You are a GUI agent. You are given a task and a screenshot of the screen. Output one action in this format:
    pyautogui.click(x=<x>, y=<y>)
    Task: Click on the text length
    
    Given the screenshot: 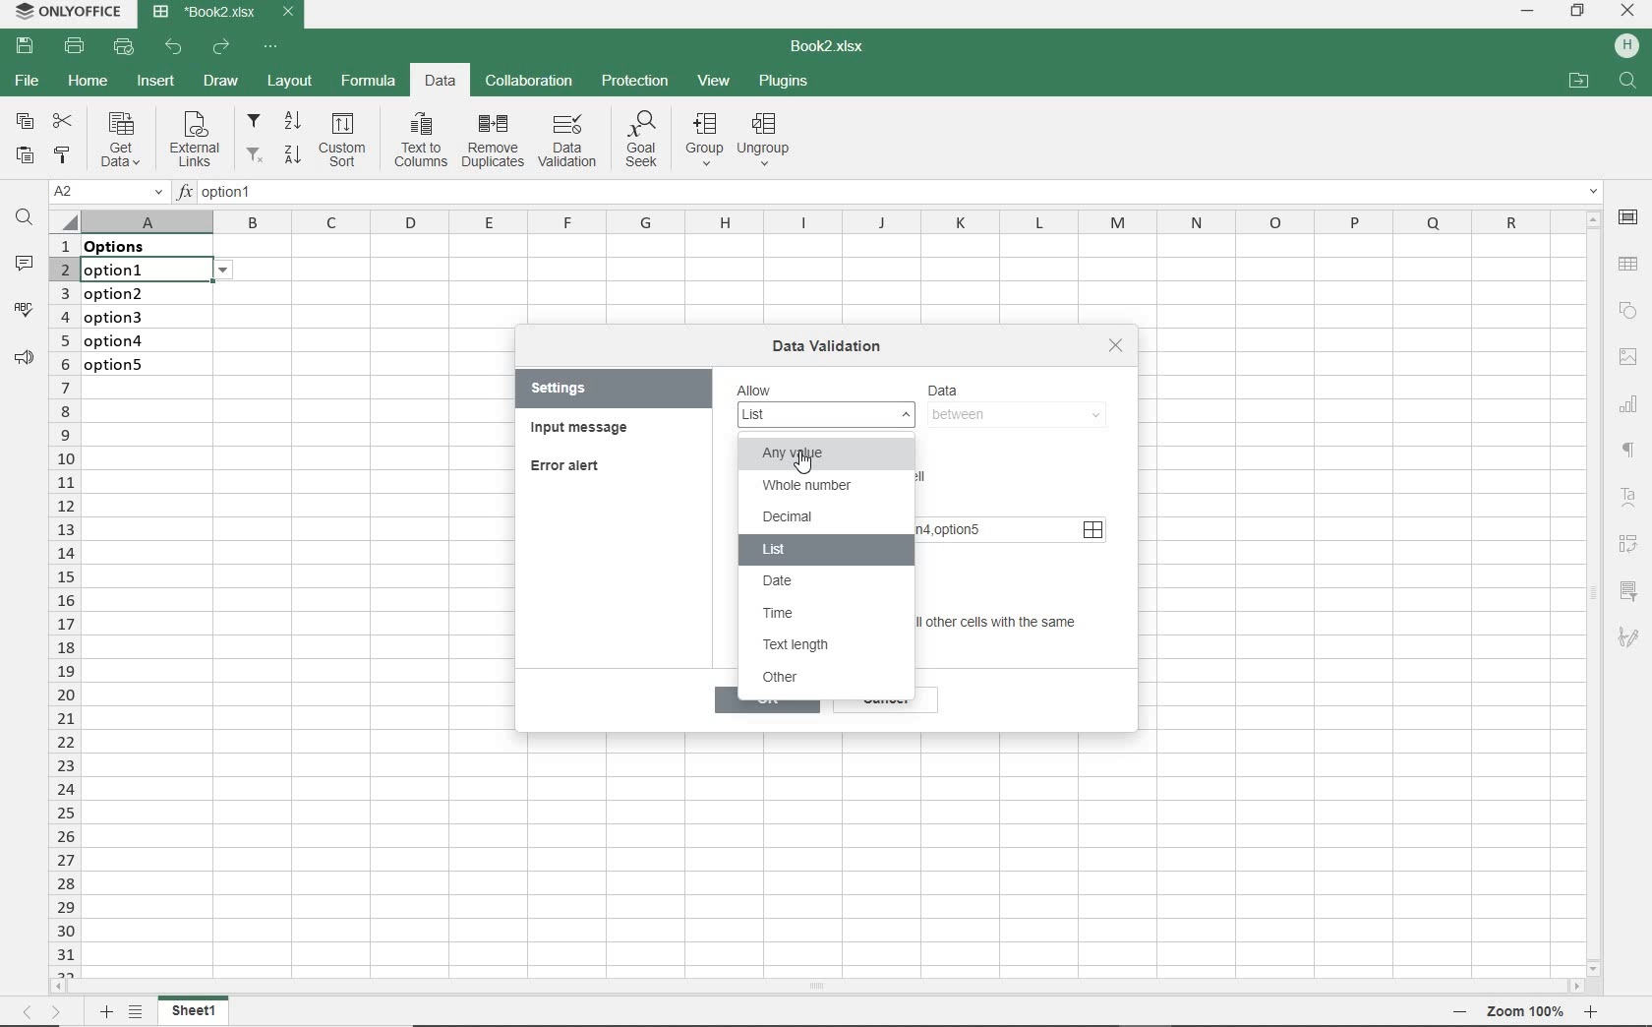 What is the action you would take?
    pyautogui.click(x=803, y=644)
    